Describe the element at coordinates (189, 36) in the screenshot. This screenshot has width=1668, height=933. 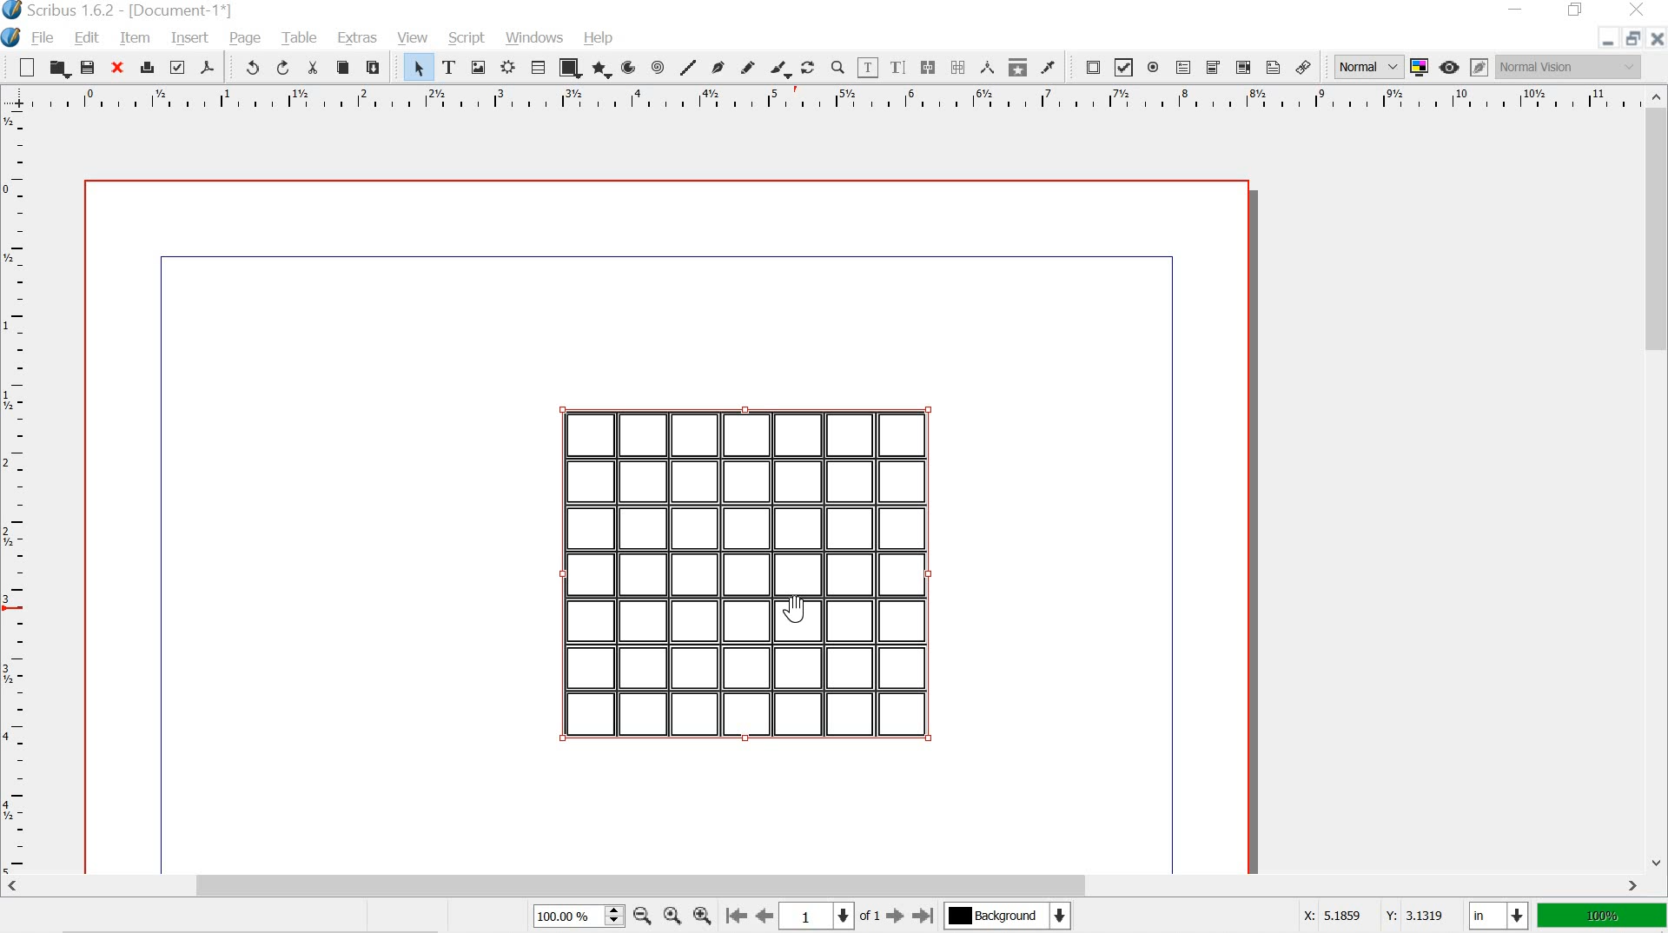
I see `insert` at that location.